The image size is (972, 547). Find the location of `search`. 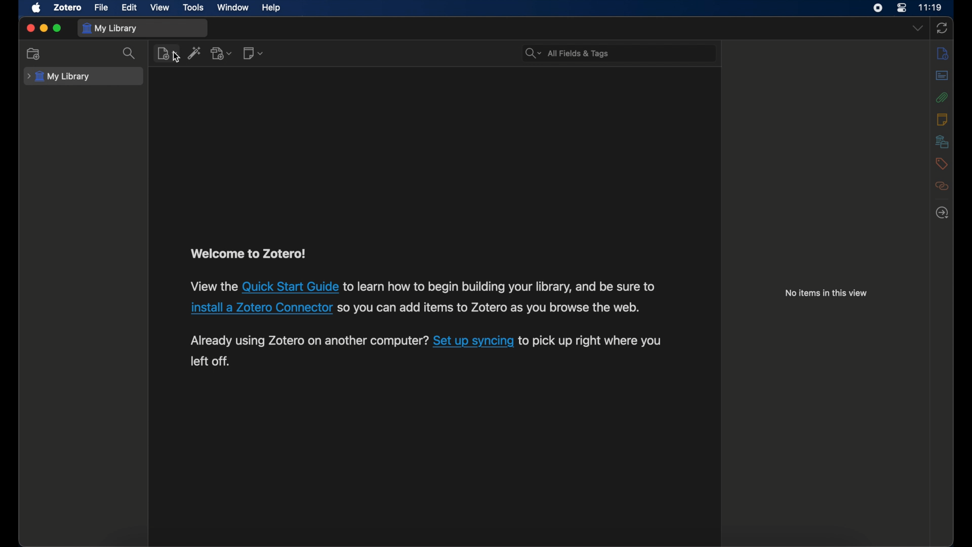

search is located at coordinates (131, 54).